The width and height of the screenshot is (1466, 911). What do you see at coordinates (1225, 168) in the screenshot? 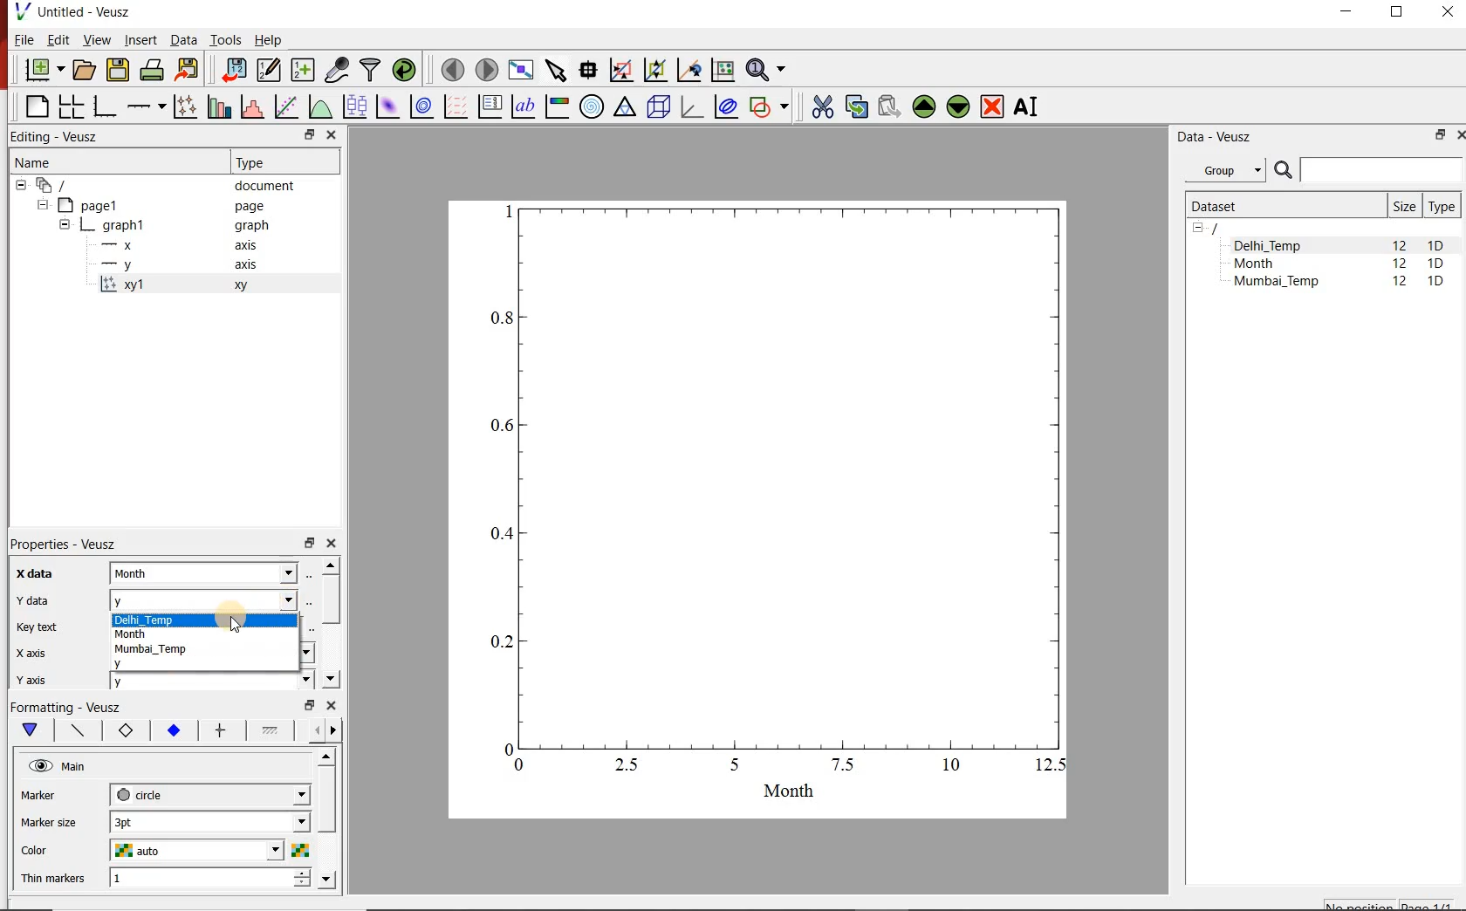
I see `Group` at bounding box center [1225, 168].